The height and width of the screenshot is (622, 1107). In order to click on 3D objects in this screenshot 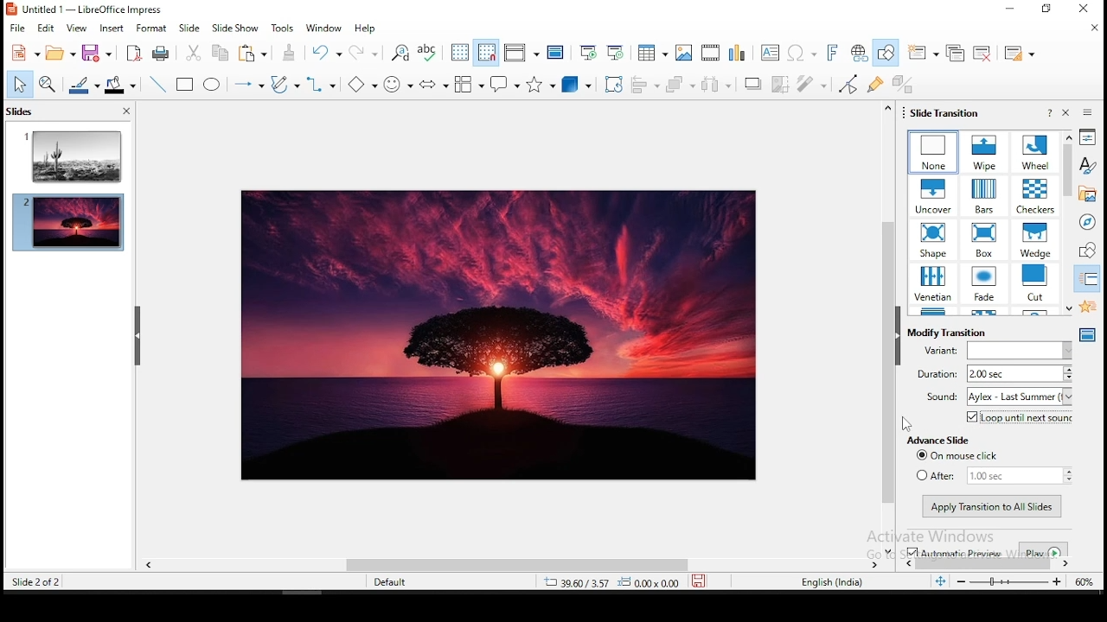, I will do `click(575, 84)`.